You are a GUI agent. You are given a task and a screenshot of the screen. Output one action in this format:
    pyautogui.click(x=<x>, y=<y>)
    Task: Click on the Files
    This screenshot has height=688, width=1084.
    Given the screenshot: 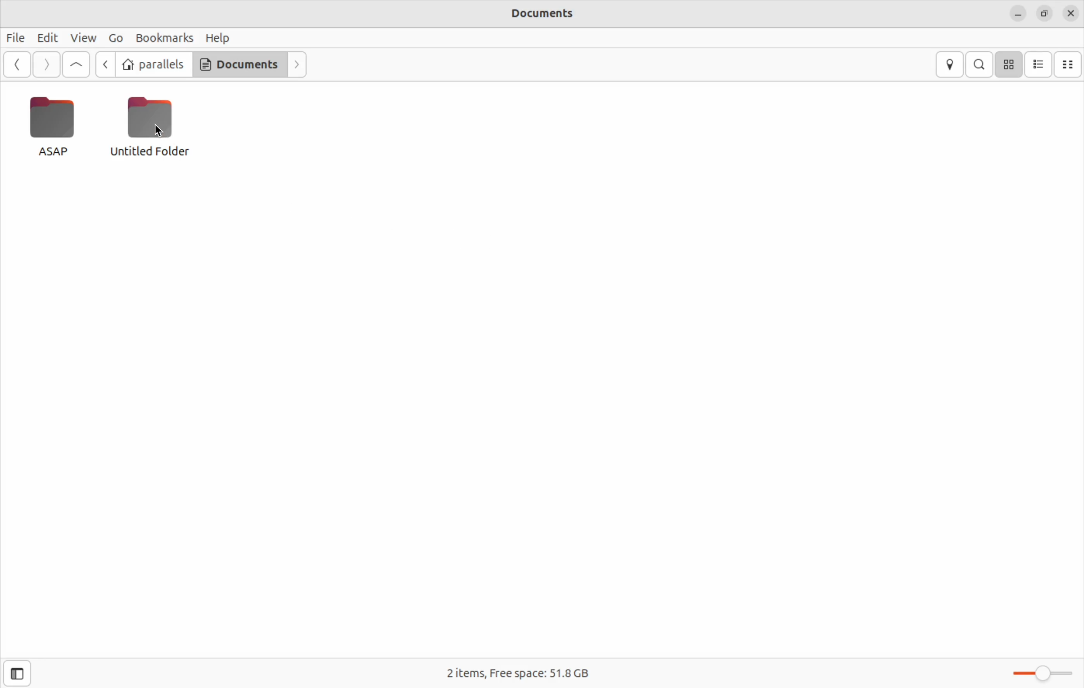 What is the action you would take?
    pyautogui.click(x=17, y=36)
    